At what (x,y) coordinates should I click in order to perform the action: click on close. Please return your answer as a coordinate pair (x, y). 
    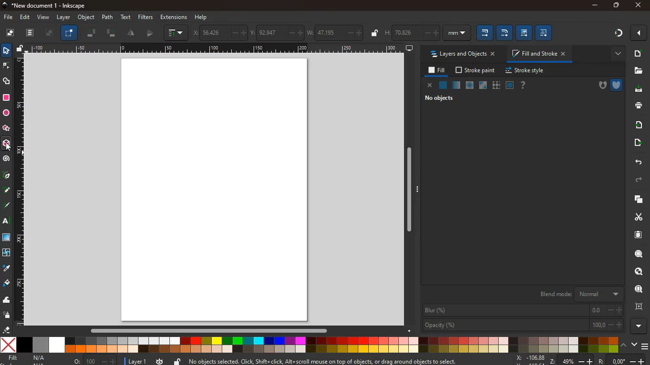
    Looking at the image, I should click on (430, 86).